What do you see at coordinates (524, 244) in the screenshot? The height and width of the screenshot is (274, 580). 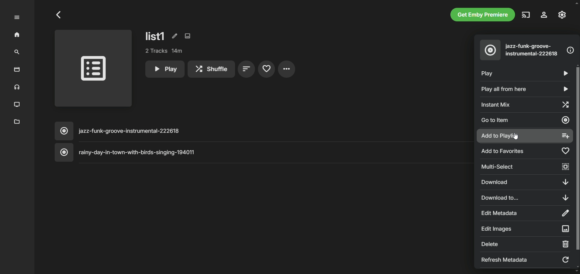 I see `delete` at bounding box center [524, 244].